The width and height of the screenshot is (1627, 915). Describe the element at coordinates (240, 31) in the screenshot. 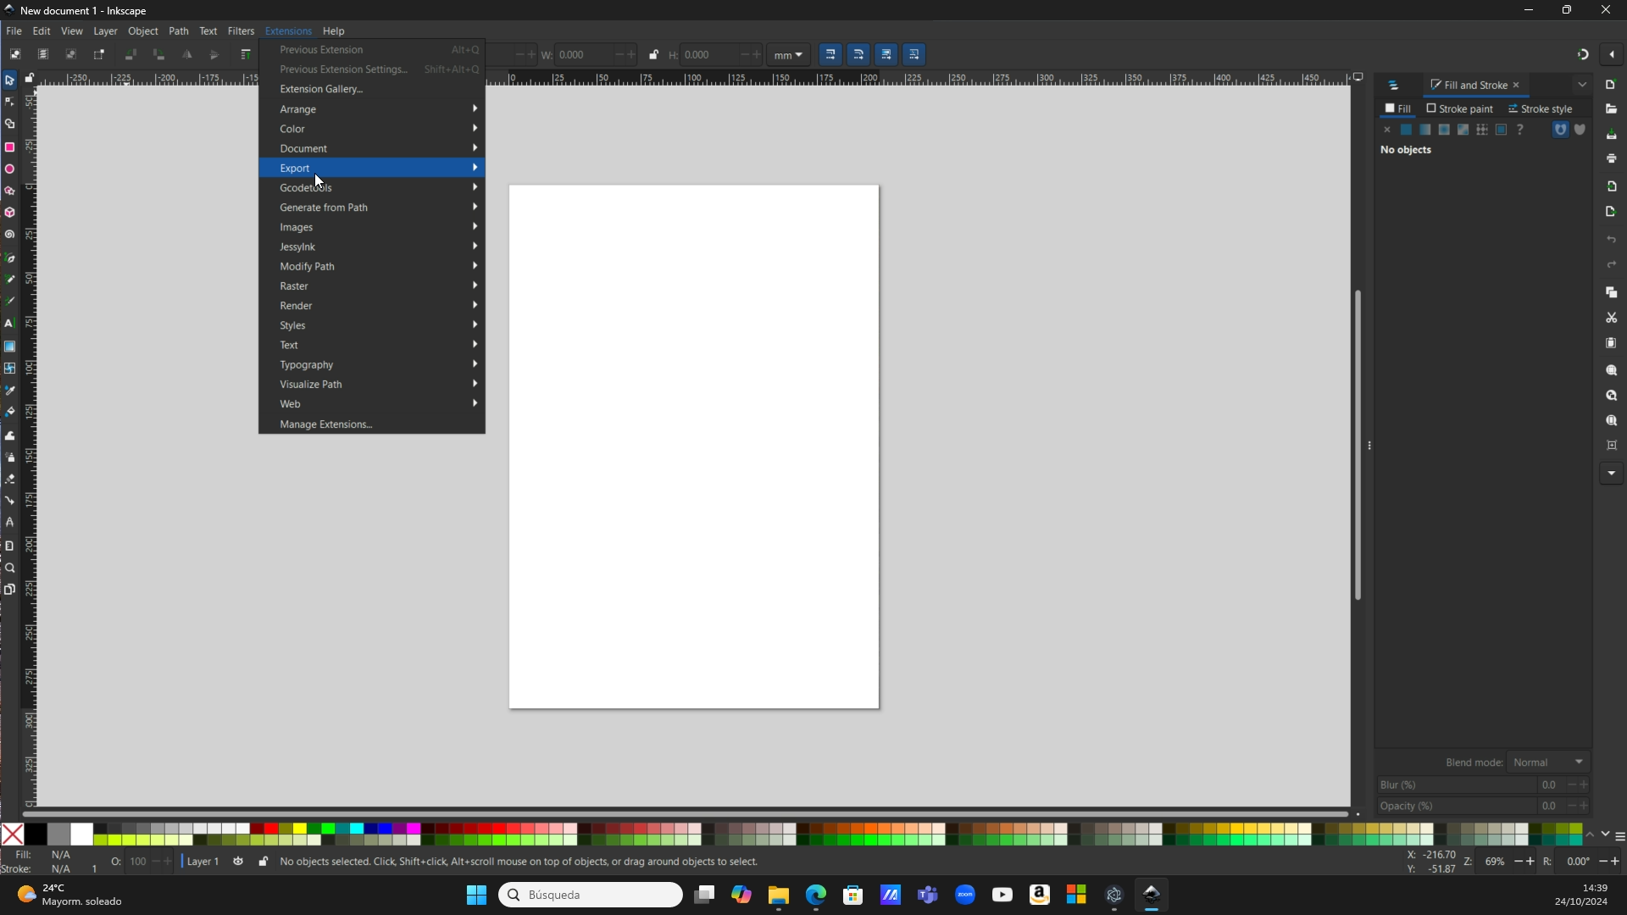

I see `Filters` at that location.